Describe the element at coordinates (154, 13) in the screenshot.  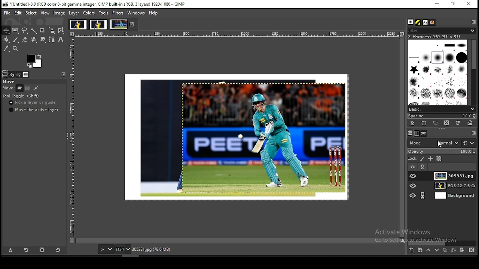
I see `help` at that location.